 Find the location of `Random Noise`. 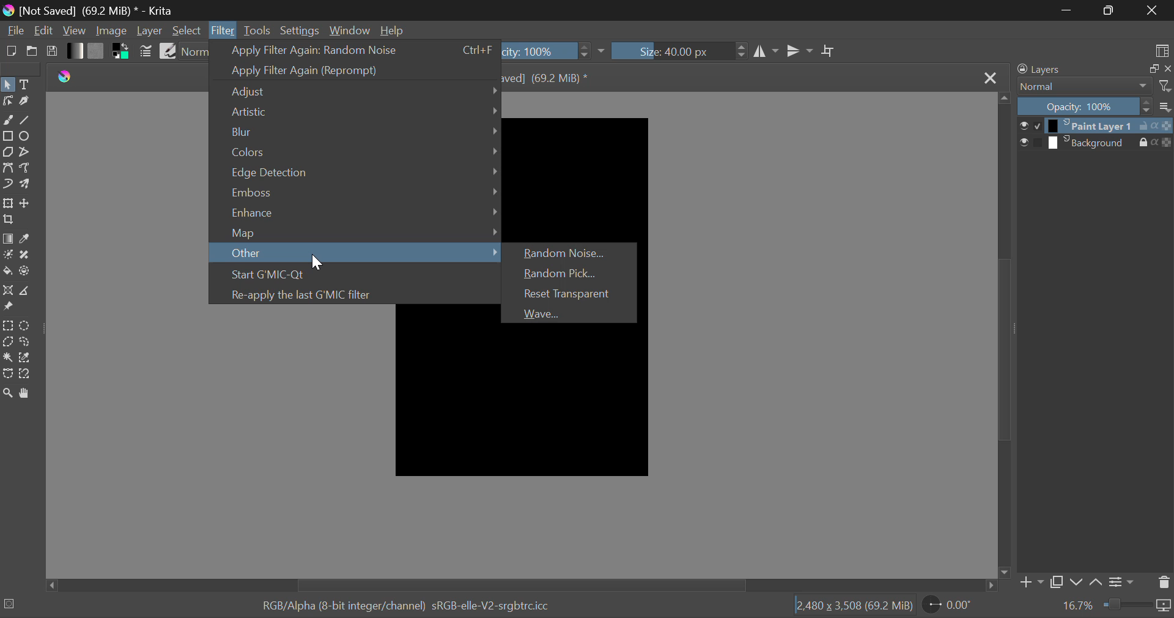

Random Noise is located at coordinates (568, 251).